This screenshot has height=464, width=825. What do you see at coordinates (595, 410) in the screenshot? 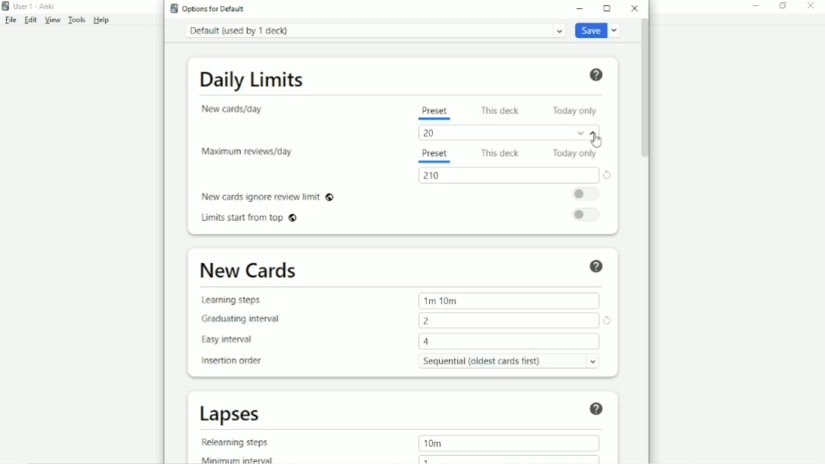
I see `Help` at bounding box center [595, 410].